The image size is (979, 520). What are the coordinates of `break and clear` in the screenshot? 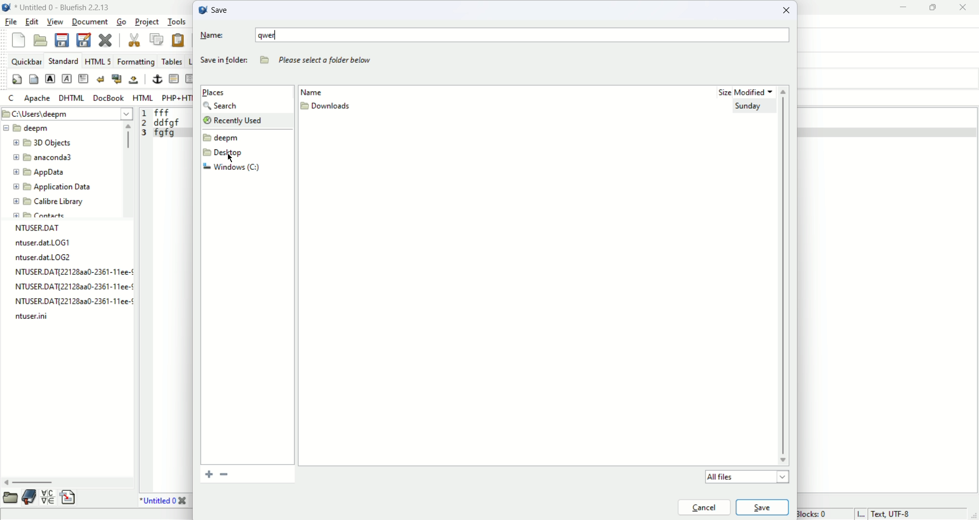 It's located at (116, 79).